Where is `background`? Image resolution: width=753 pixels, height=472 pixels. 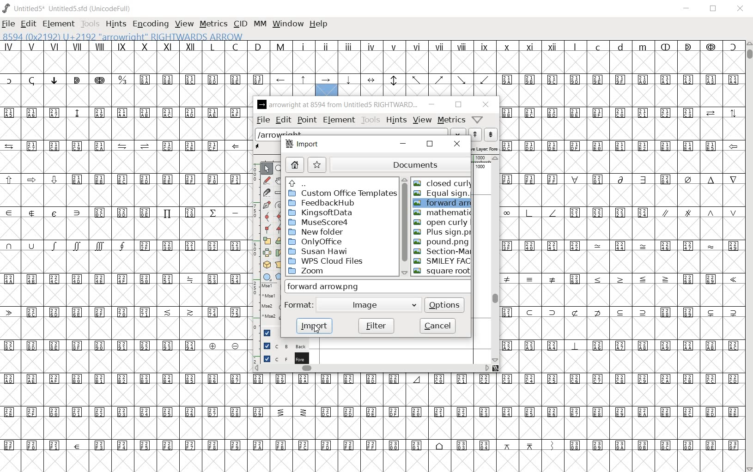 background is located at coordinates (280, 345).